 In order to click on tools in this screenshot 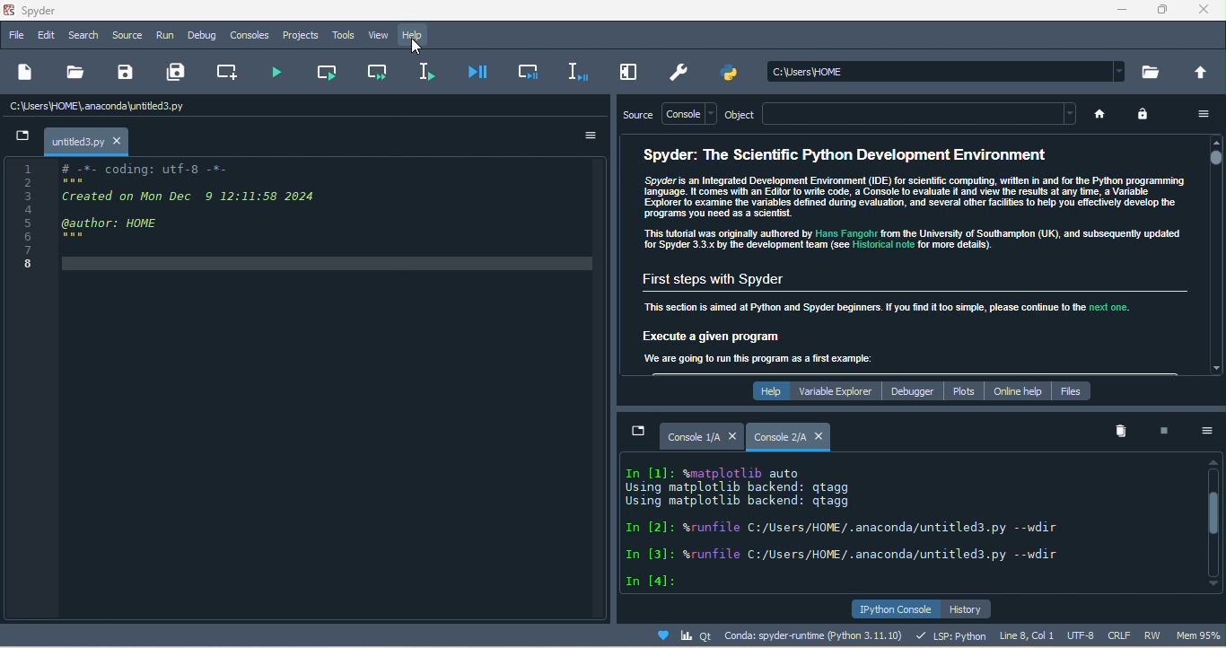, I will do `click(345, 35)`.